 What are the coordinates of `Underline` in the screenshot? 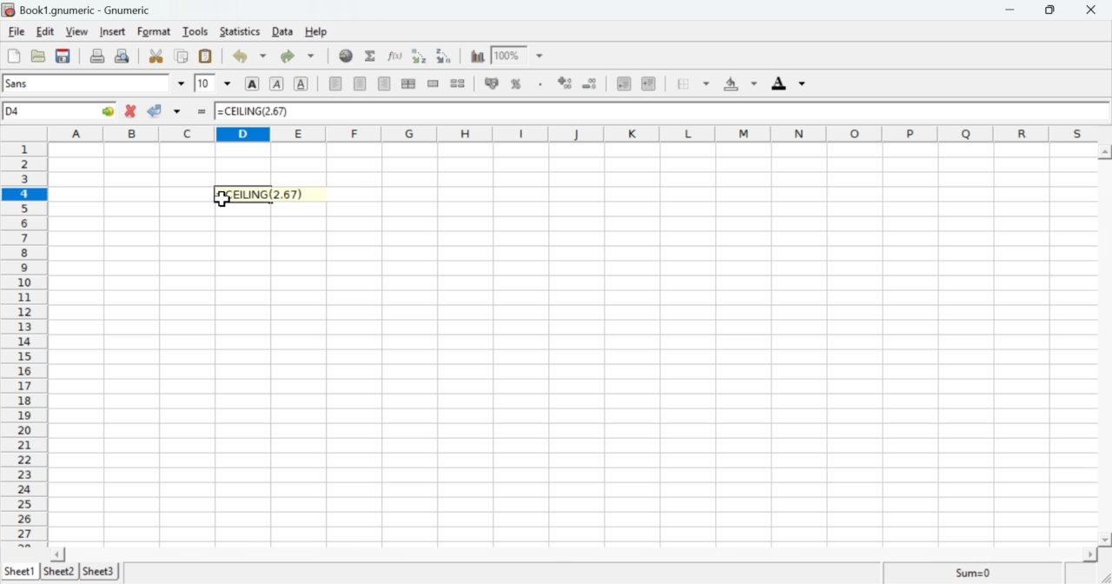 It's located at (302, 84).